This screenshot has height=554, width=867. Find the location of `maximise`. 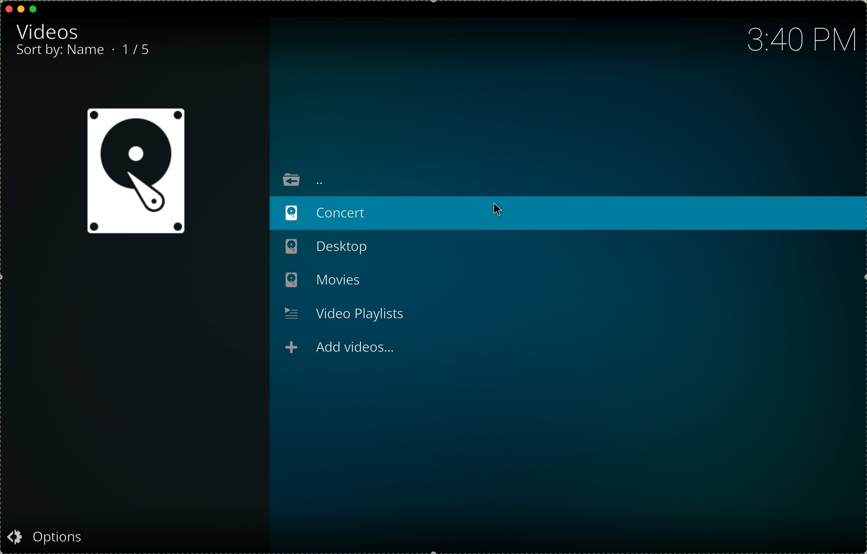

maximise is located at coordinates (34, 9).